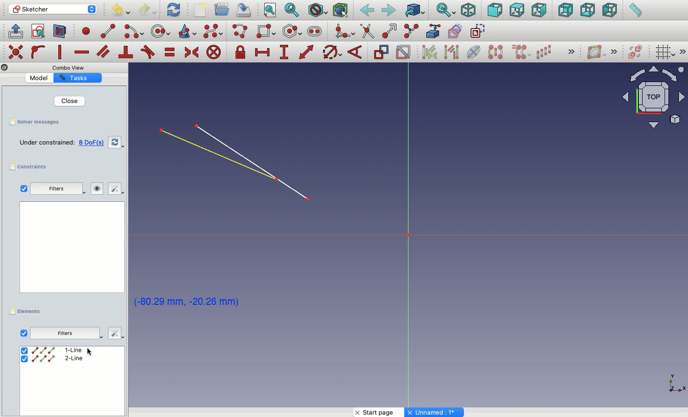  I want to click on Fit selection, so click(293, 10).